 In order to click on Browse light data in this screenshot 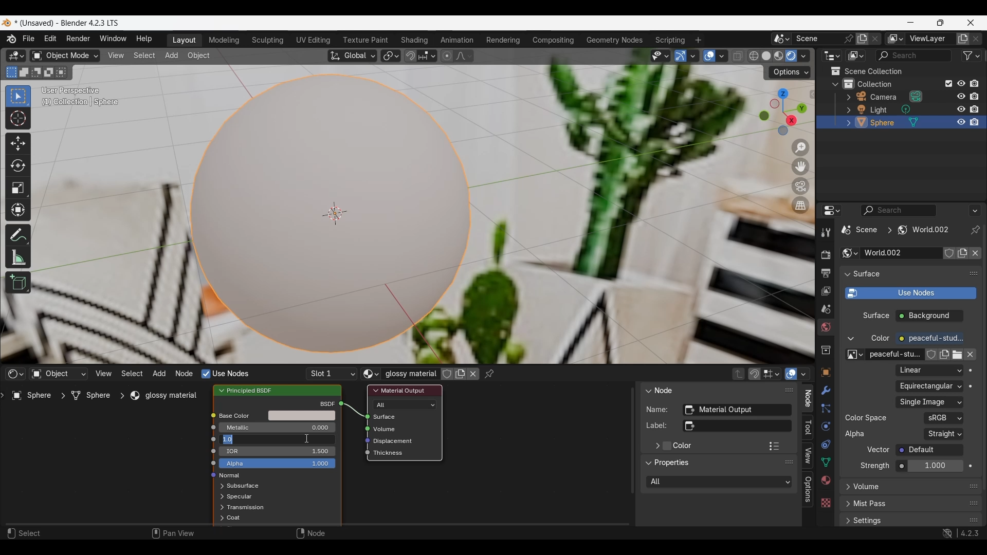, I will do `click(905, 109)`.